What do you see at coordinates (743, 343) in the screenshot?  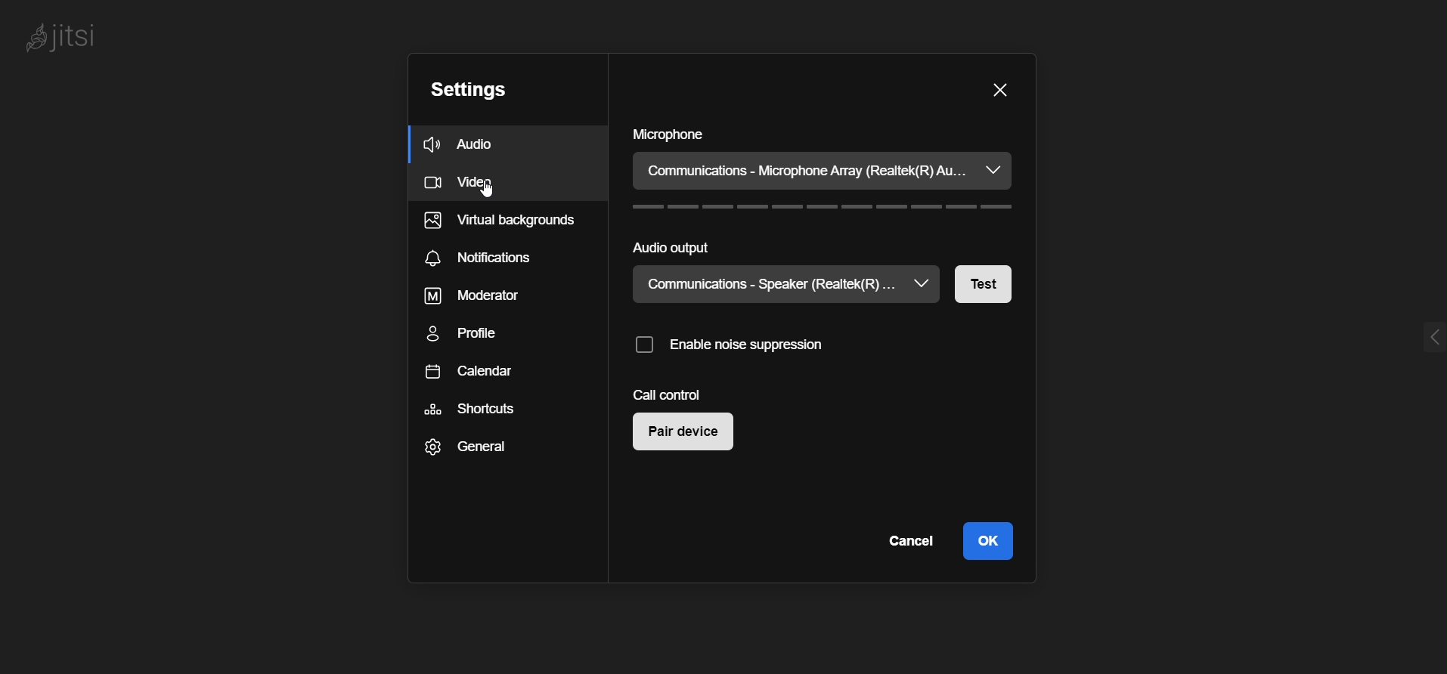 I see `enable noise suppression` at bounding box center [743, 343].